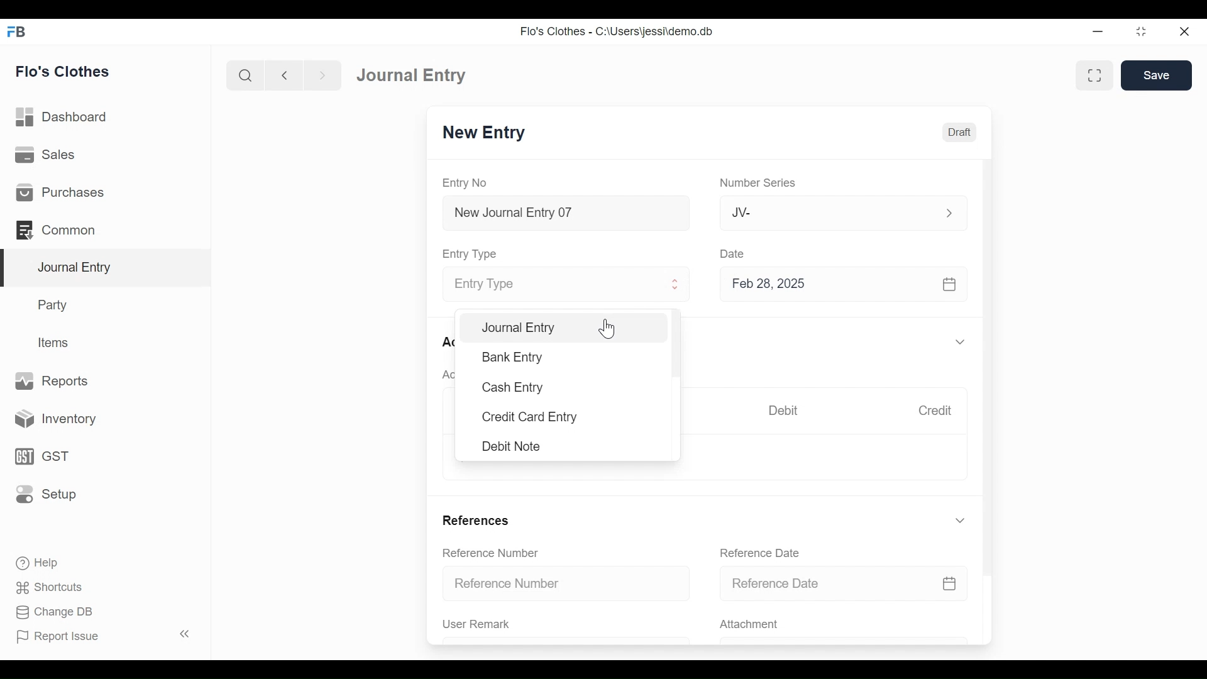  Describe the element at coordinates (51, 420) in the screenshot. I see `Inventory` at that location.